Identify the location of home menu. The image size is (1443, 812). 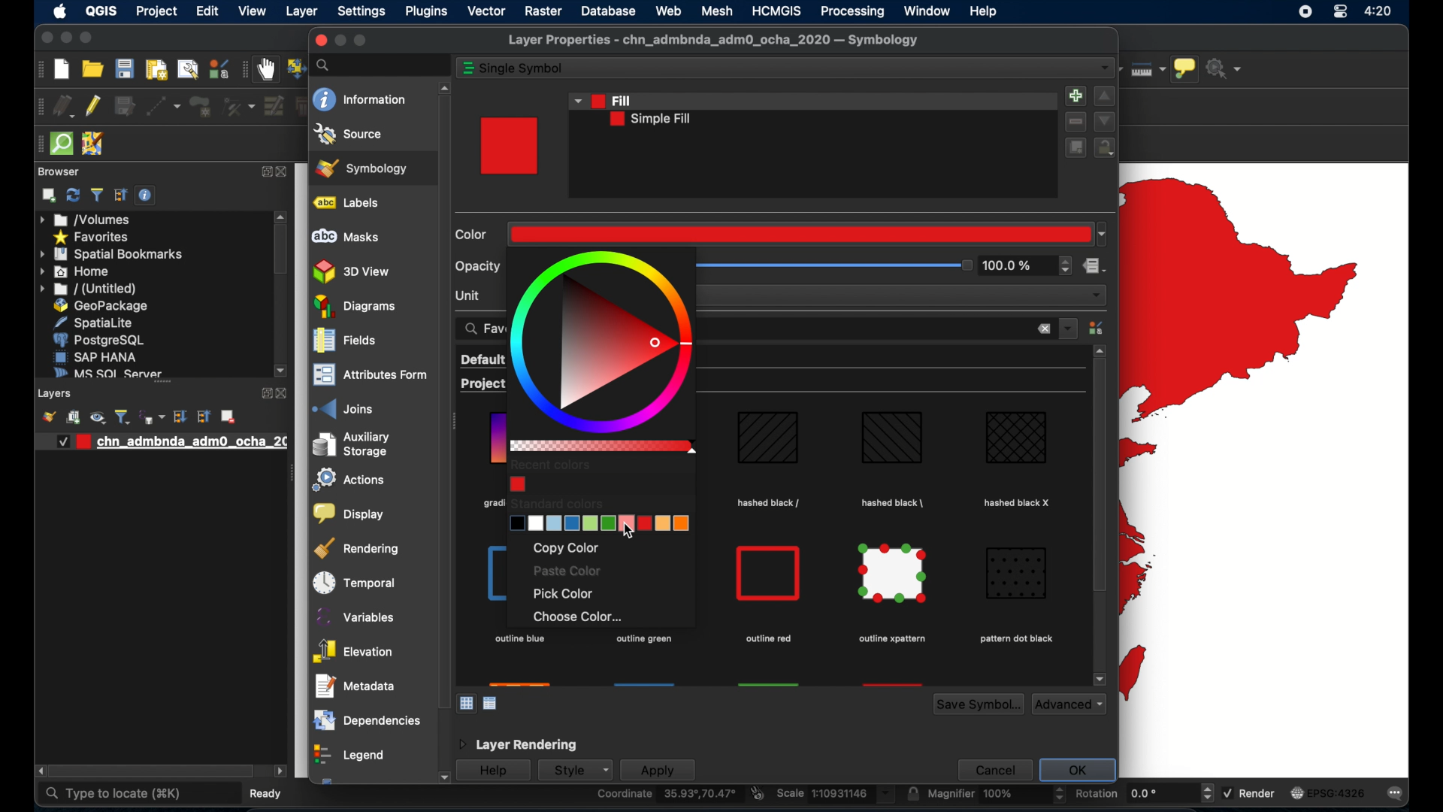
(76, 272).